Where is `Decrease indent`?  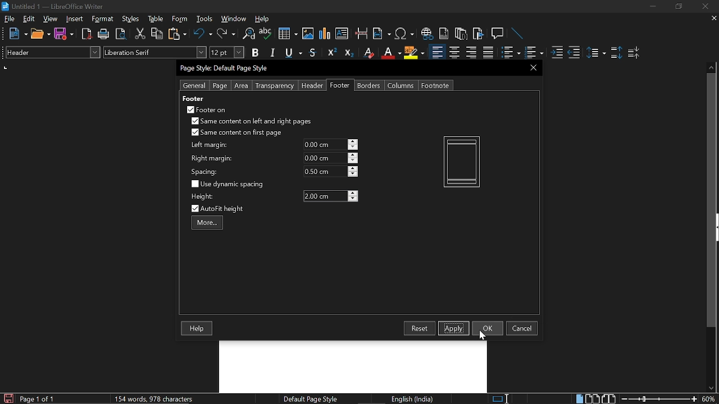
Decrease indent is located at coordinates (574, 52).